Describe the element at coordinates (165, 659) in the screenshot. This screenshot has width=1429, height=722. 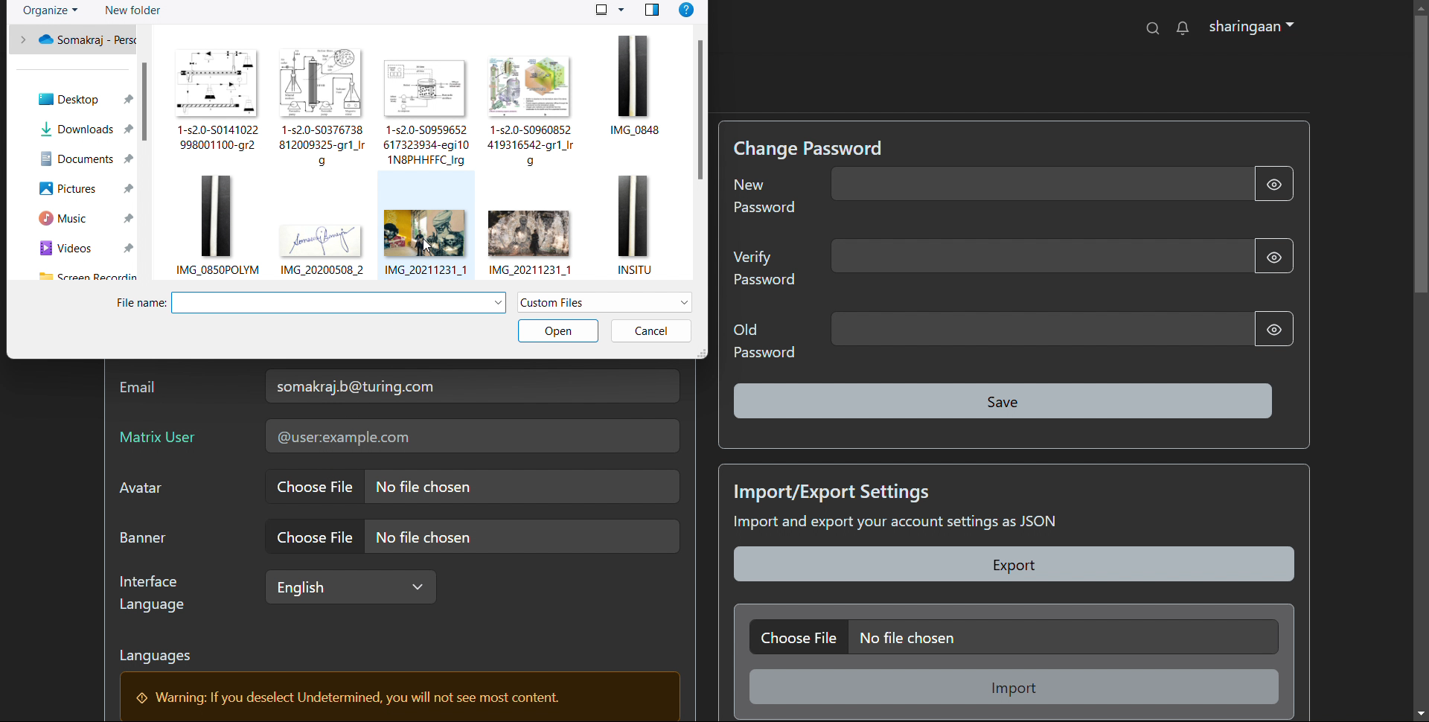
I see `Languages` at that location.